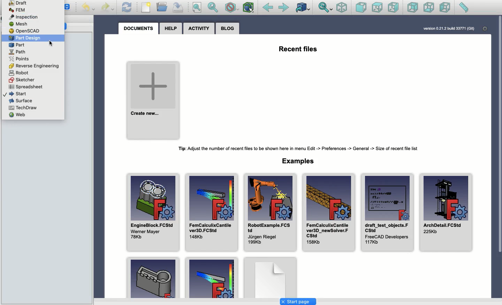 Image resolution: width=502 pixels, height=305 pixels. What do you see at coordinates (24, 108) in the screenshot?
I see `TechDraw` at bounding box center [24, 108].